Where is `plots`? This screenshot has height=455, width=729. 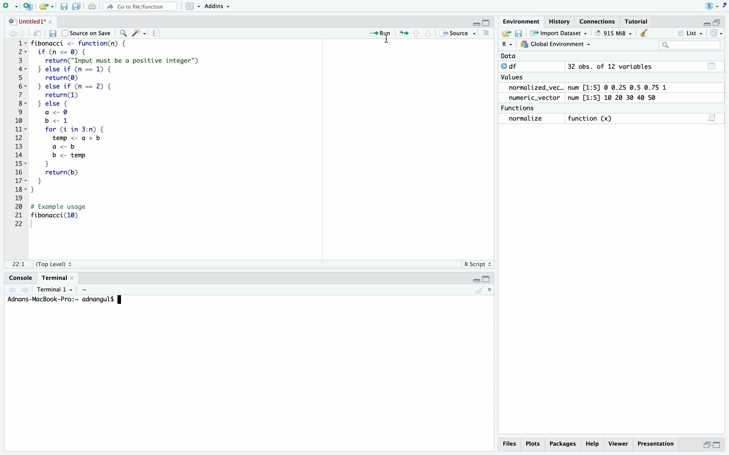 plots is located at coordinates (533, 444).